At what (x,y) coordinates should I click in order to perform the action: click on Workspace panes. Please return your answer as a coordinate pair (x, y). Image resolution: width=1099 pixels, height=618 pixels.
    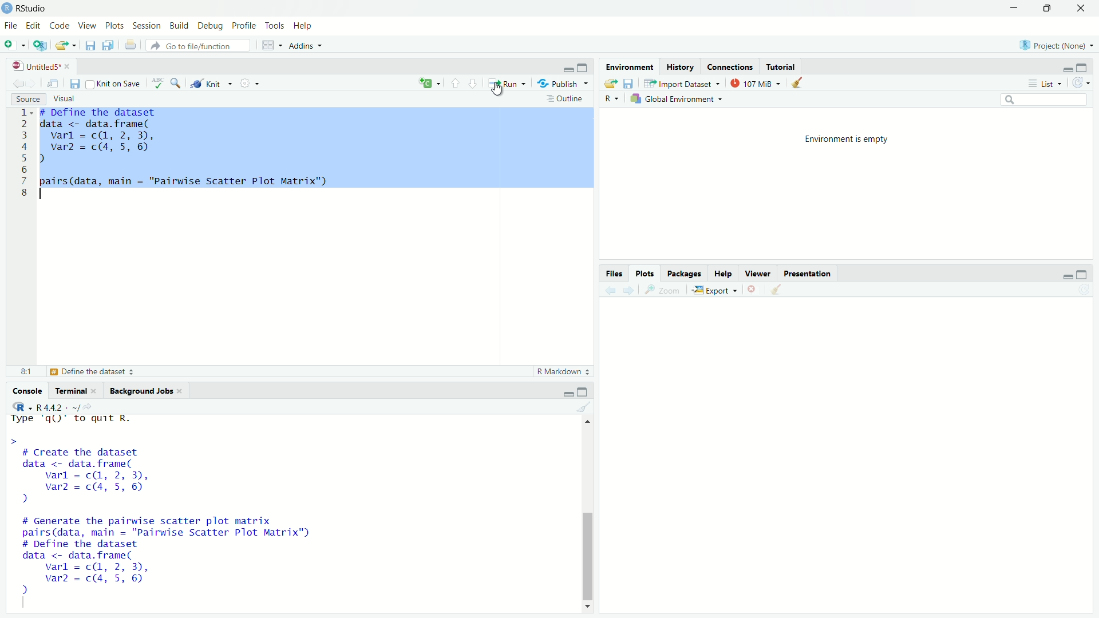
    Looking at the image, I should click on (270, 43).